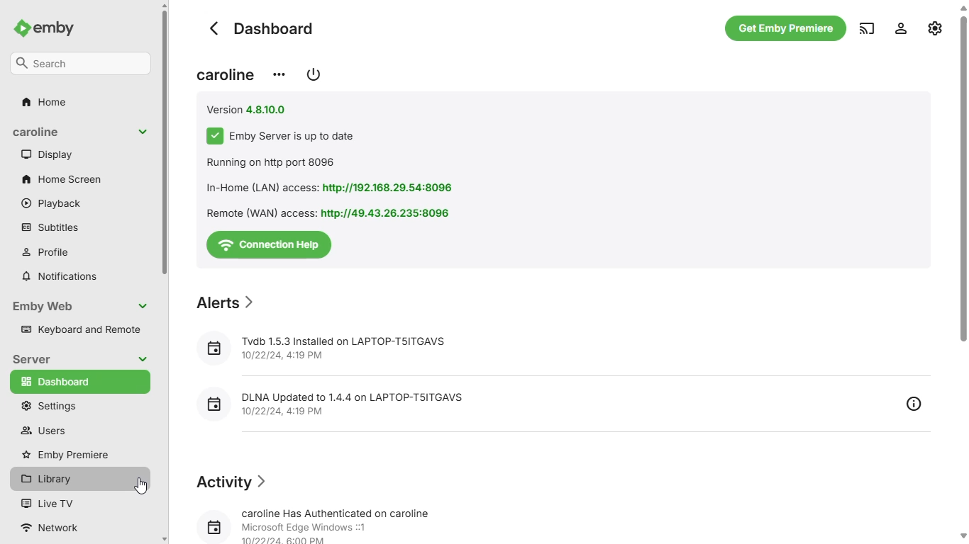 This screenshot has width=969, height=544. What do you see at coordinates (253, 109) in the screenshot?
I see `version 4.8.10.0` at bounding box center [253, 109].